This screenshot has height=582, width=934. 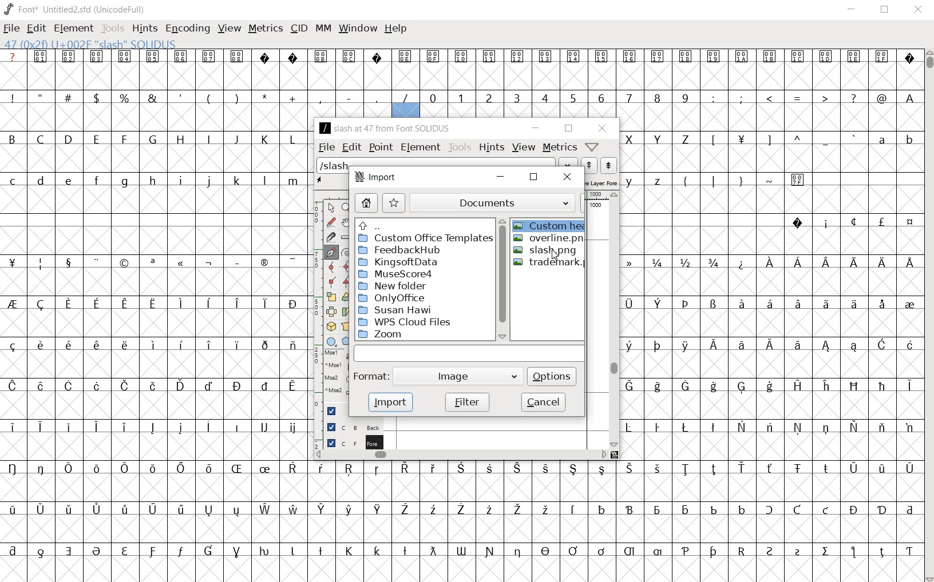 What do you see at coordinates (917, 10) in the screenshot?
I see `CLOSE` at bounding box center [917, 10].